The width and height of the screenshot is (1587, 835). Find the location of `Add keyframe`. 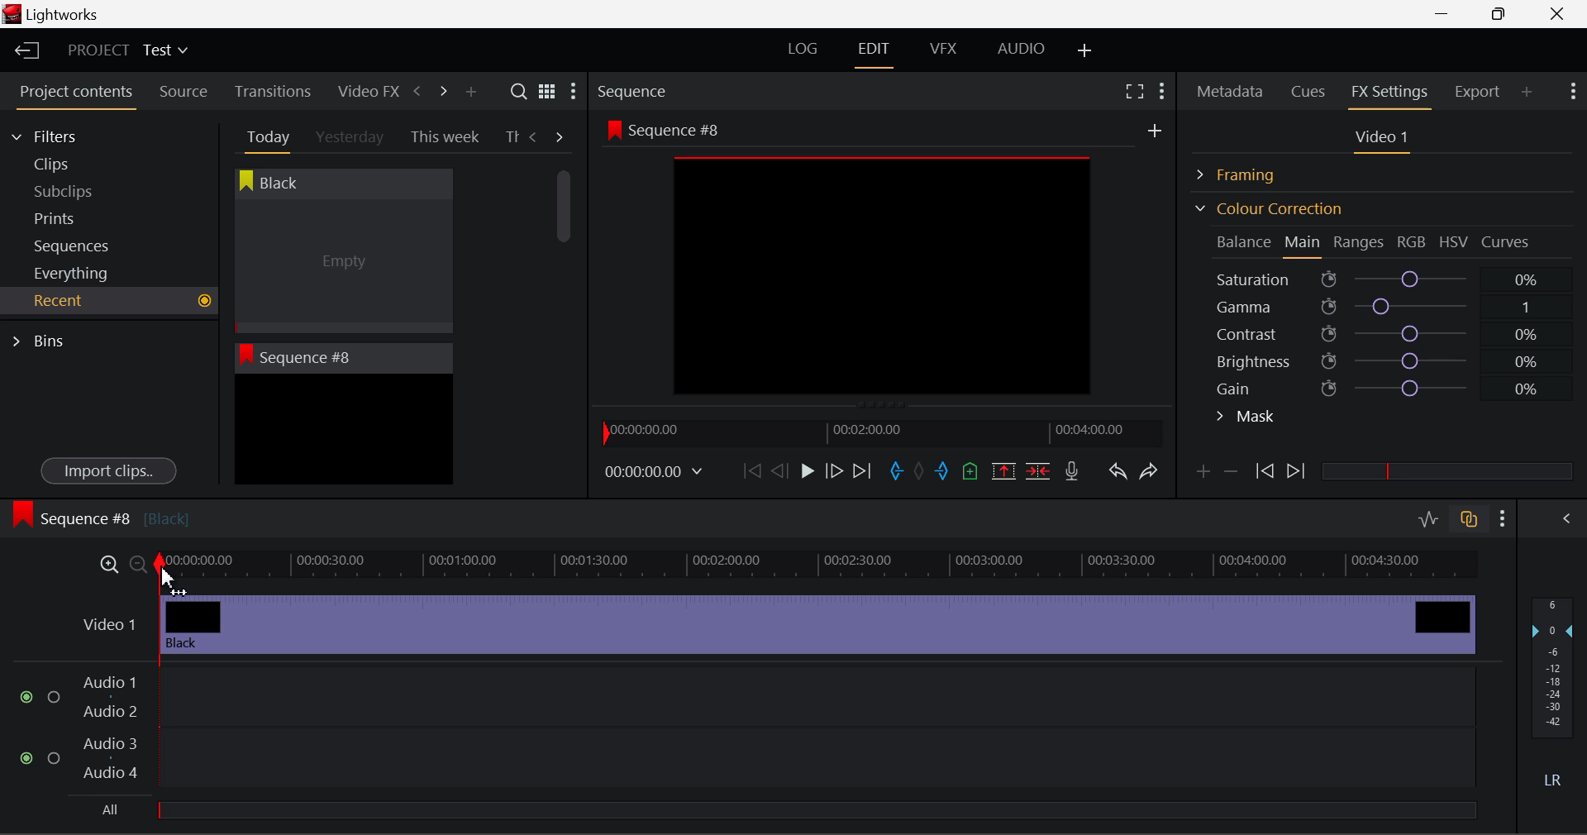

Add keyframe is located at coordinates (1200, 475).